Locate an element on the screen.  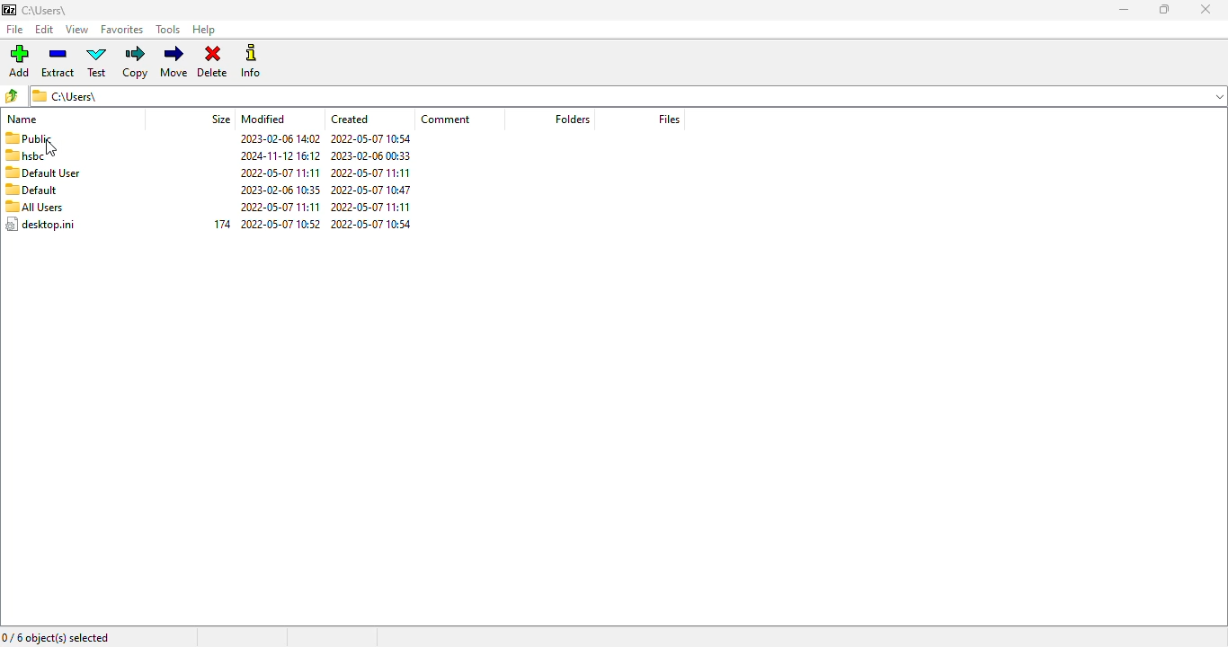
view is located at coordinates (76, 30).